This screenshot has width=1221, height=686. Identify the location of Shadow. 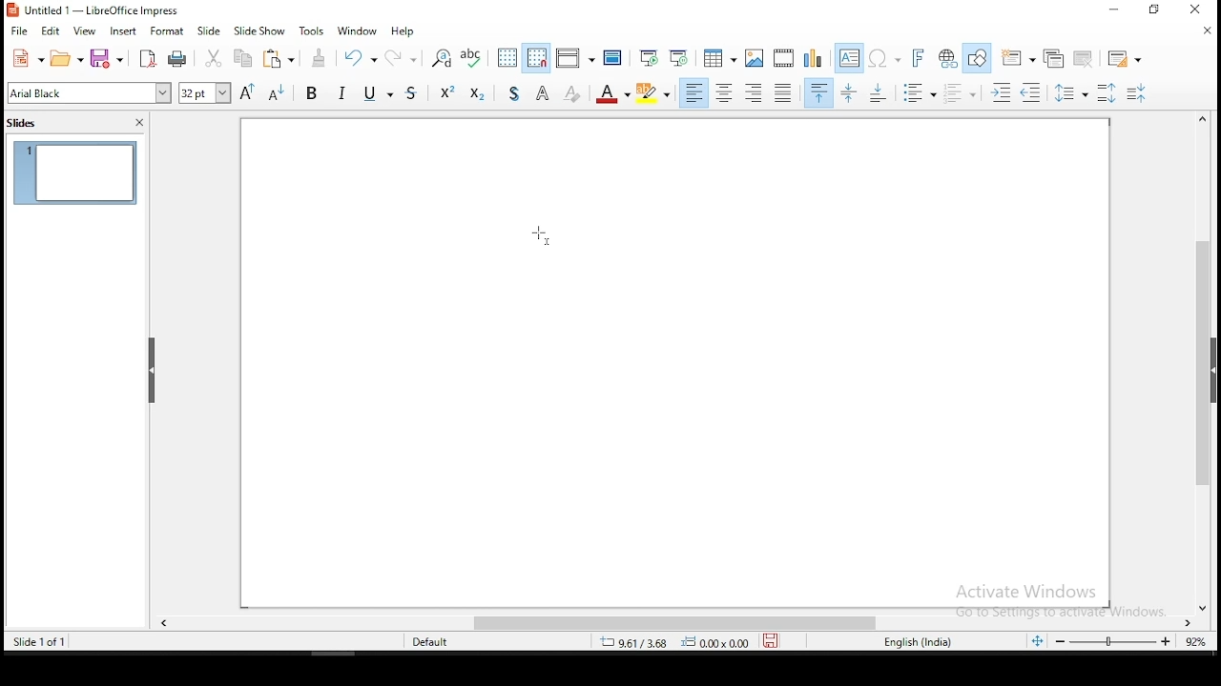
(514, 91).